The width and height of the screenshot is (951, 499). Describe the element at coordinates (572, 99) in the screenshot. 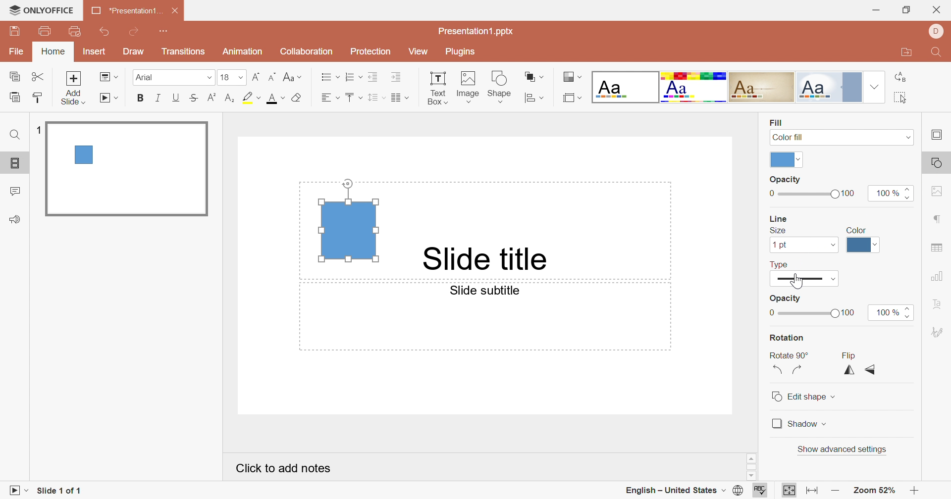

I see `Select slide size` at that location.